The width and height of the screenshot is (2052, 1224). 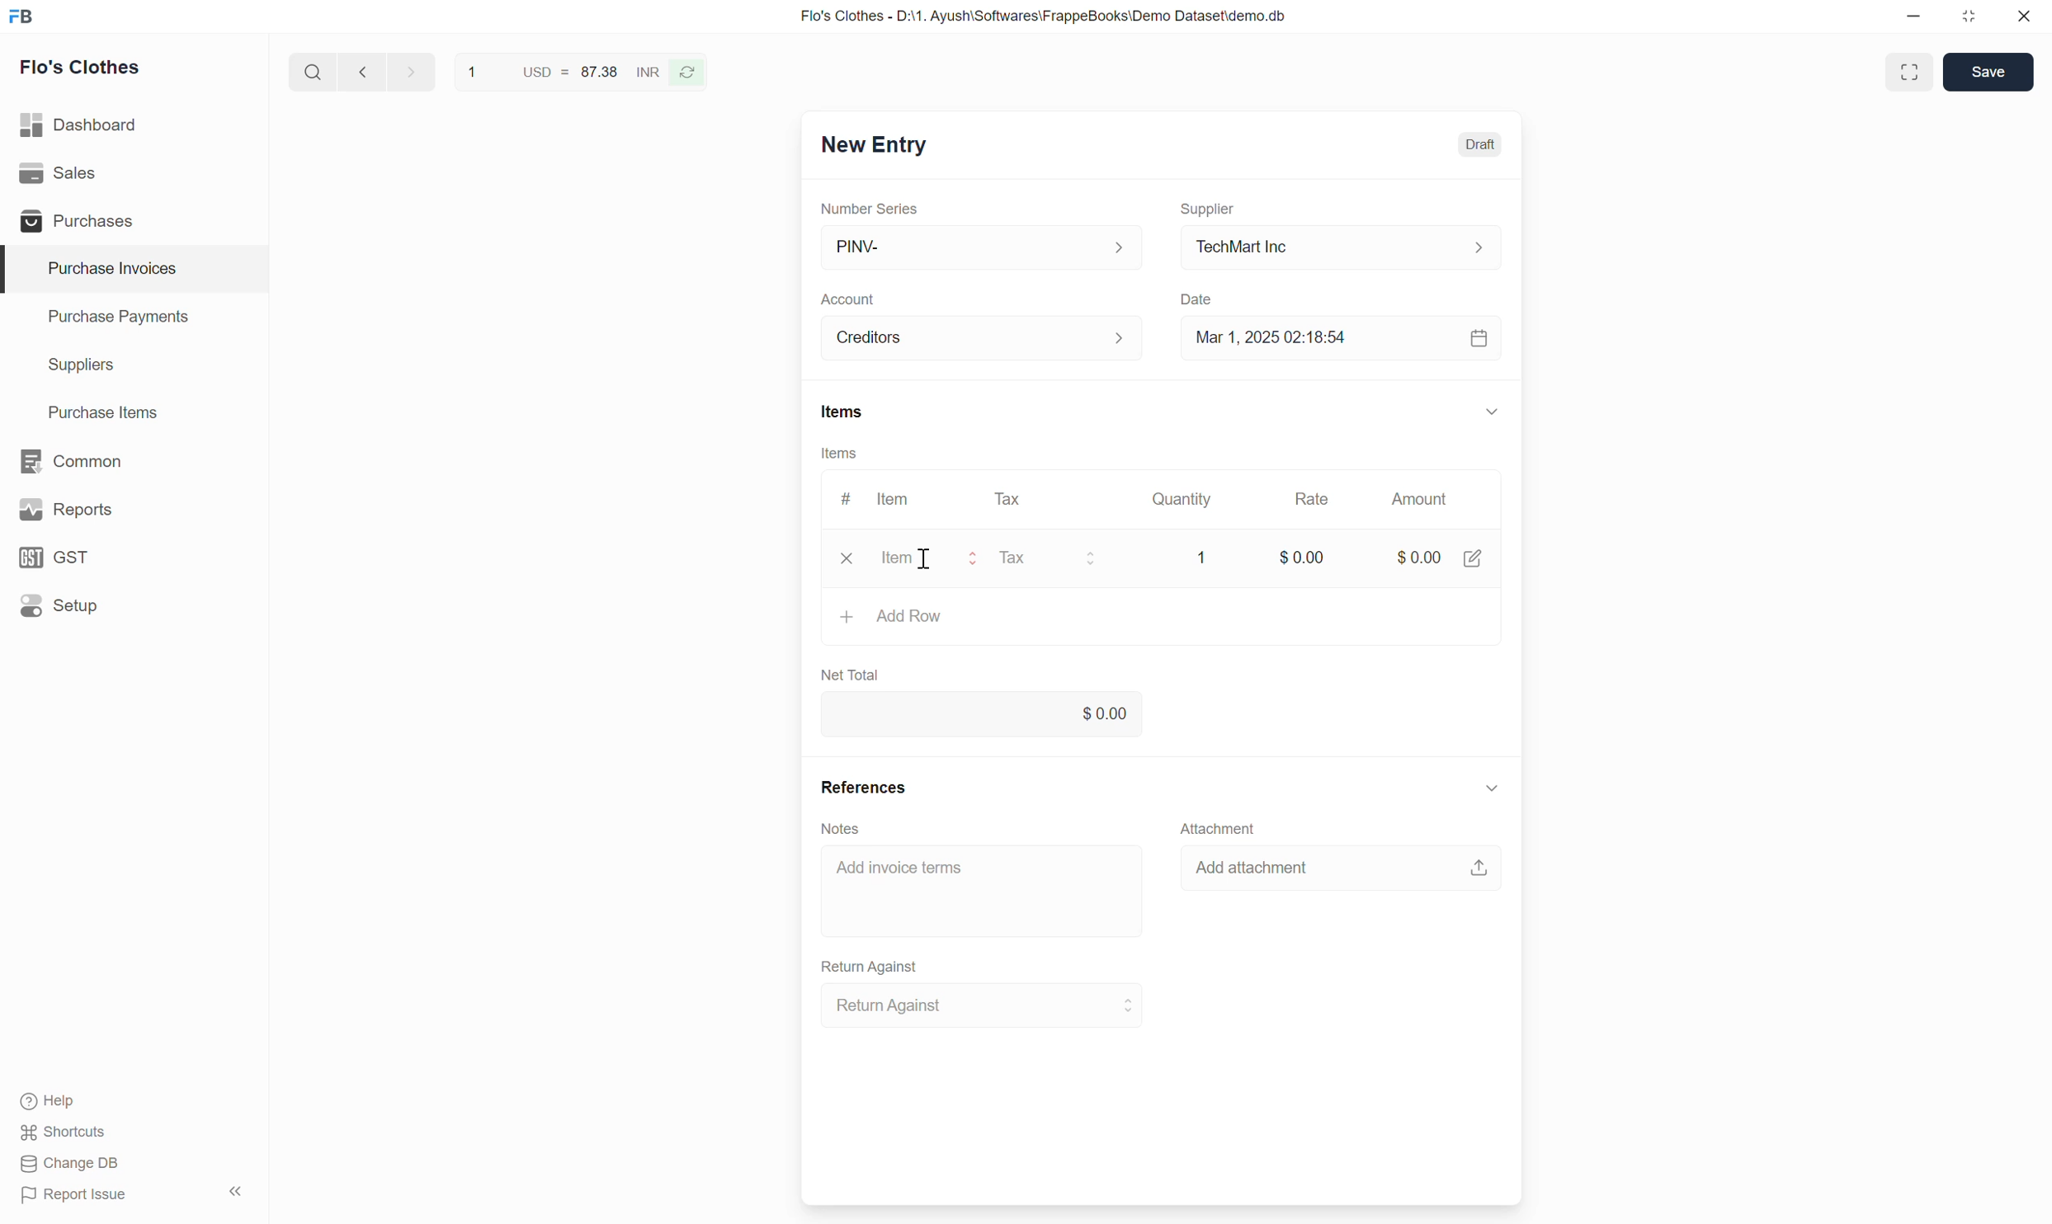 What do you see at coordinates (21, 16) in the screenshot?
I see `Frappe Books logo` at bounding box center [21, 16].